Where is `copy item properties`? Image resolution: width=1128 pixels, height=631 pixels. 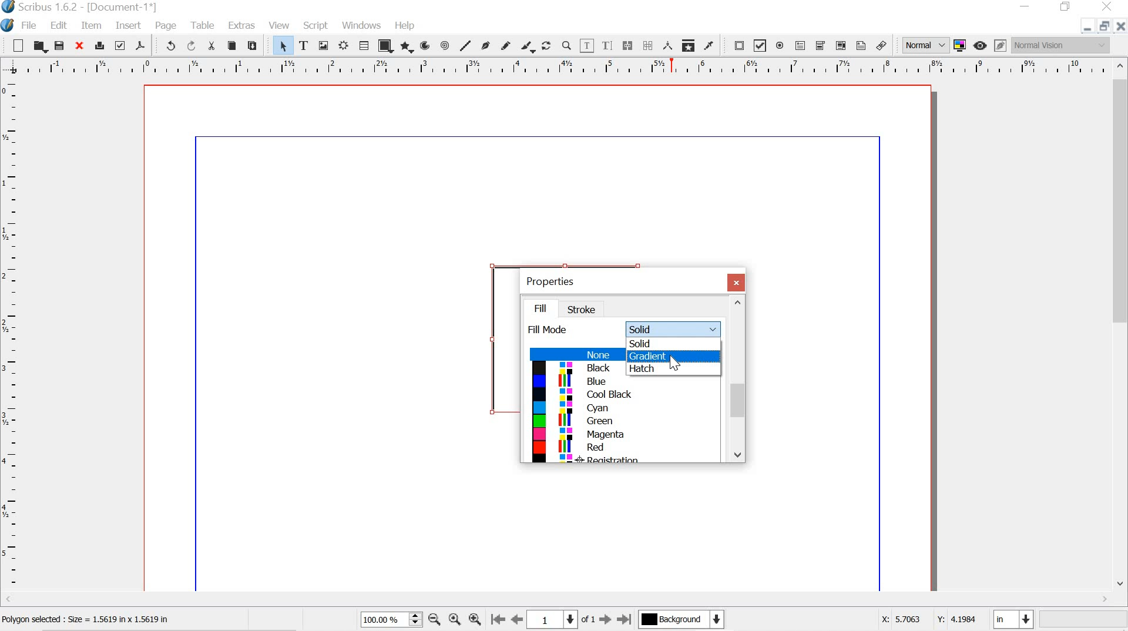
copy item properties is located at coordinates (687, 45).